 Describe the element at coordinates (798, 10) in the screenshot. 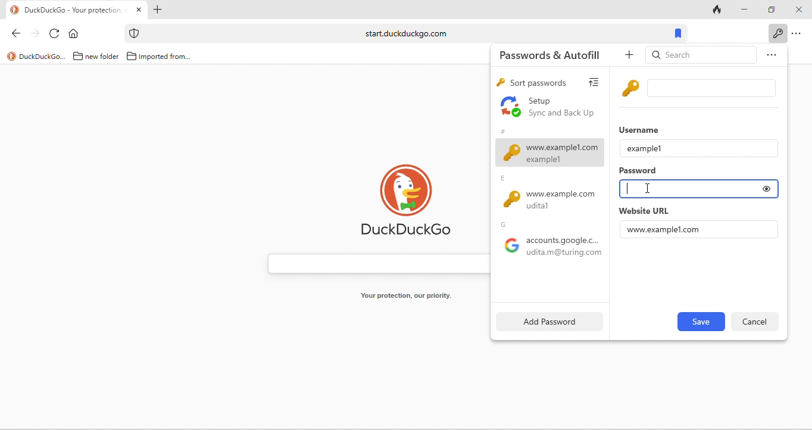

I see `close` at that location.